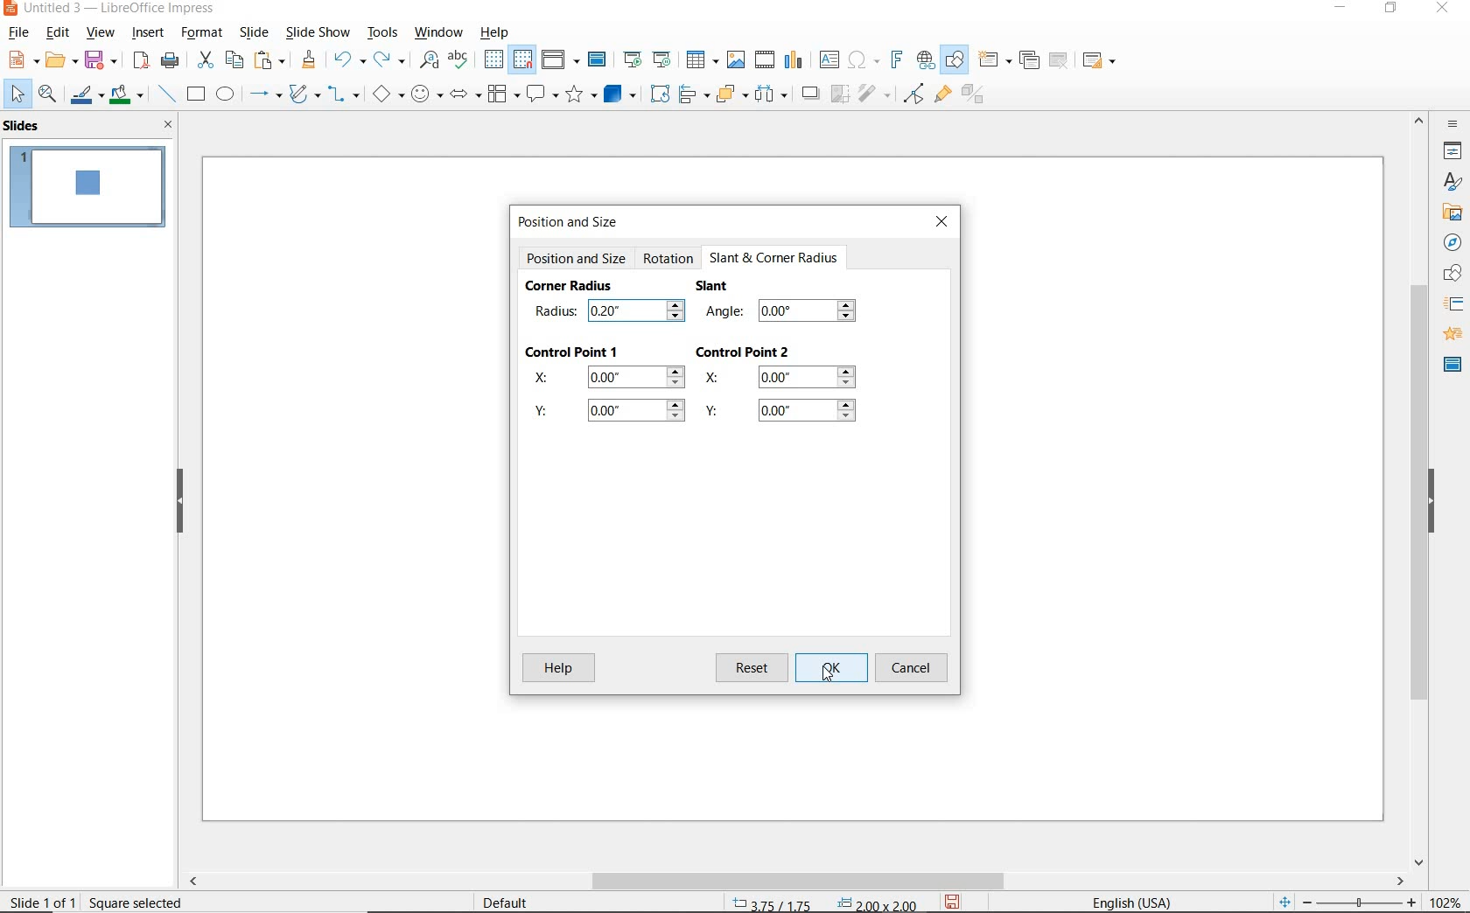 Image resolution: width=1470 pixels, height=913 pixels. Describe the element at coordinates (570, 287) in the screenshot. I see `CORNER RADIUS` at that location.